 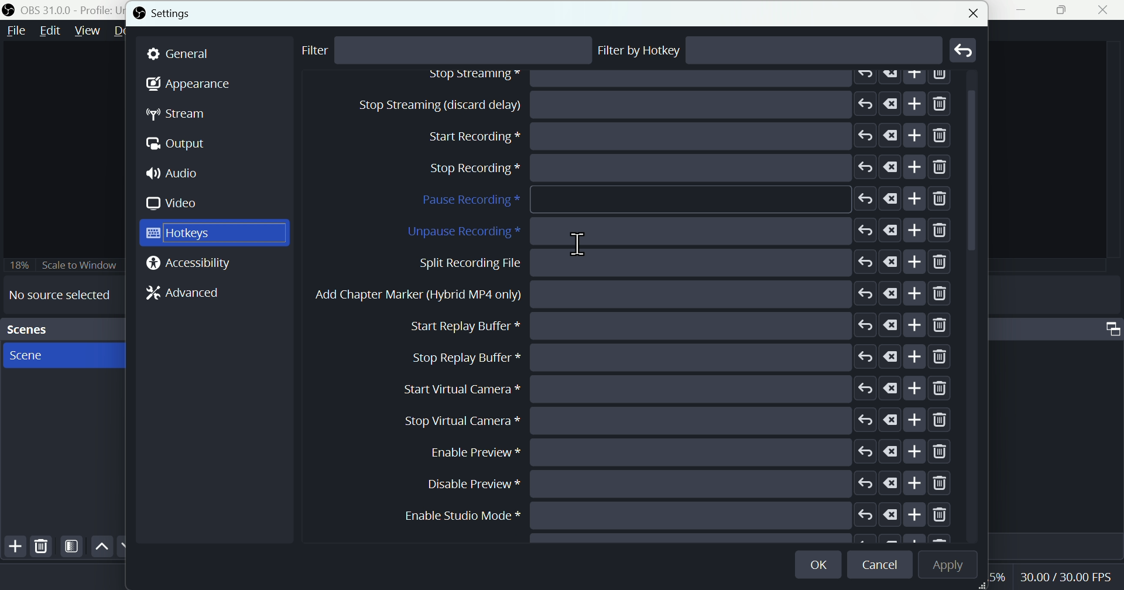 What do you see at coordinates (186, 114) in the screenshot?
I see `Stream` at bounding box center [186, 114].